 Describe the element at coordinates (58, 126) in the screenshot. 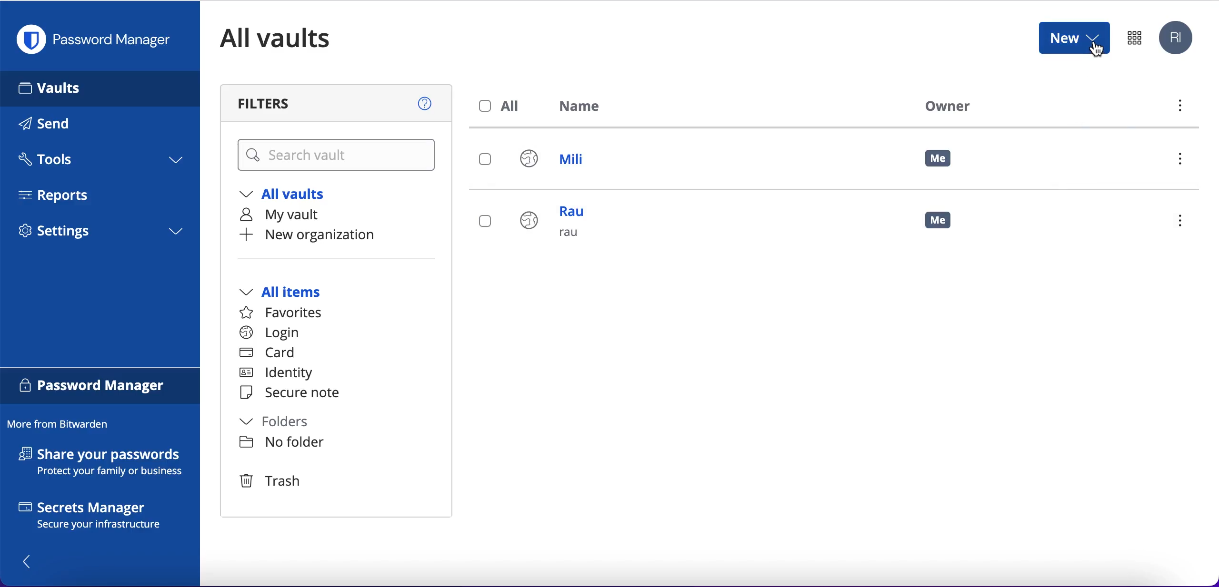

I see `send` at that location.